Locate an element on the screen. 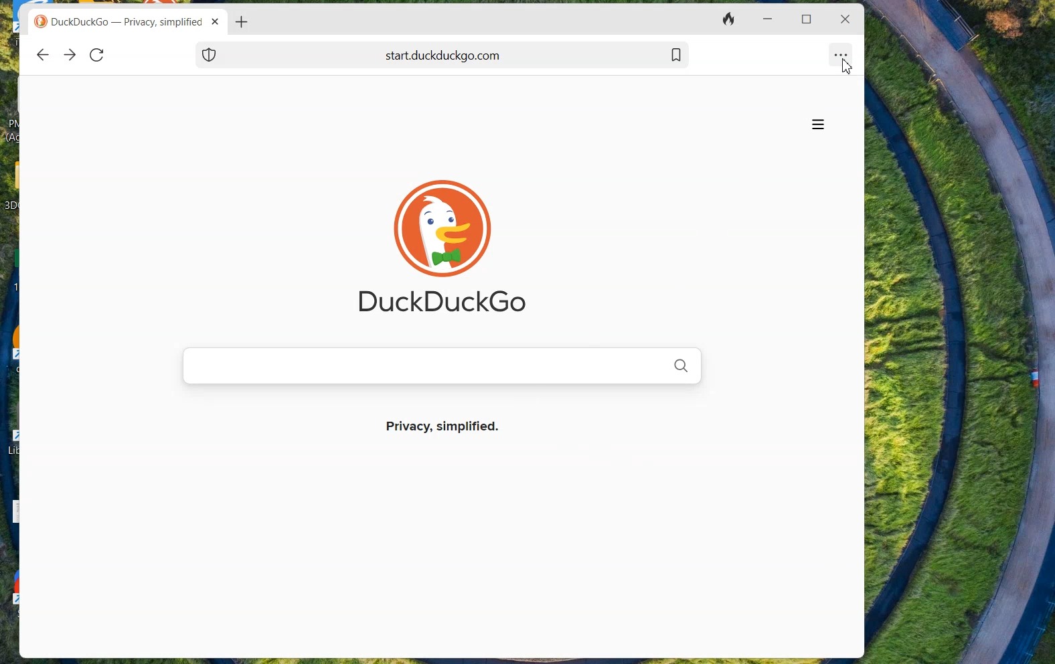 The height and width of the screenshot is (664, 1055). close is located at coordinates (217, 21).